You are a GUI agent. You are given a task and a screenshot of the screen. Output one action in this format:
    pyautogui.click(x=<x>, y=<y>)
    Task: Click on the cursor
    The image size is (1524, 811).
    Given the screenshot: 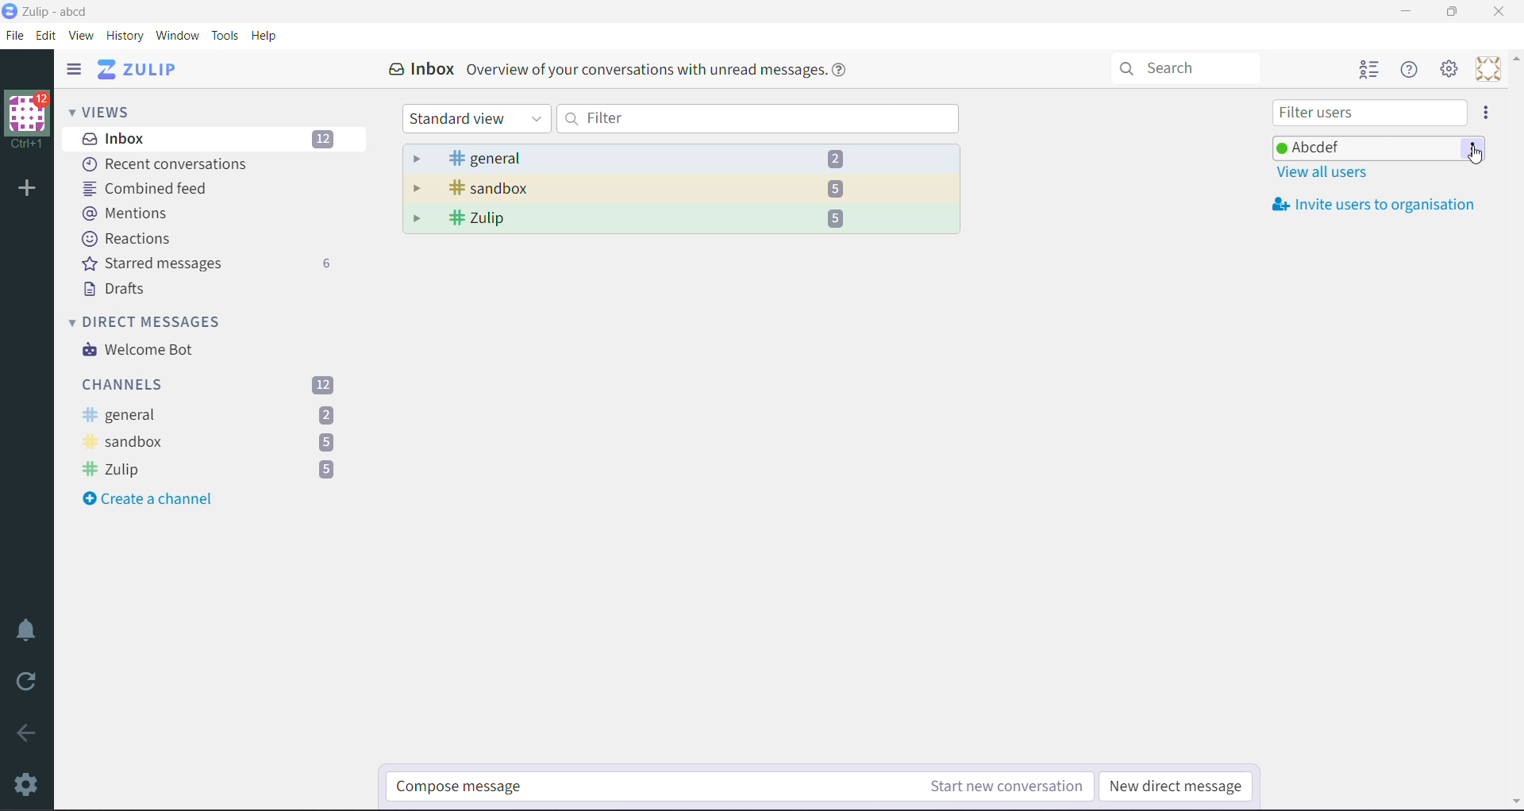 What is the action you would take?
    pyautogui.click(x=1478, y=160)
    